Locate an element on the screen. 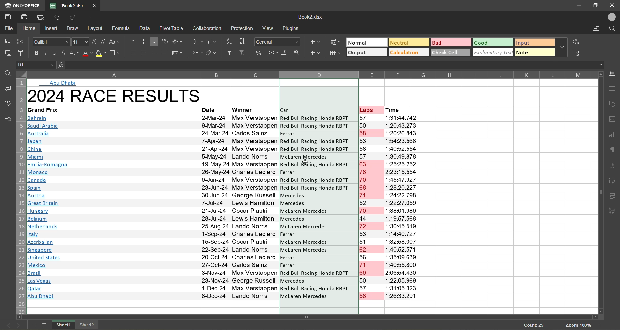 The width and height of the screenshot is (620, 330). find is located at coordinates (8, 72).